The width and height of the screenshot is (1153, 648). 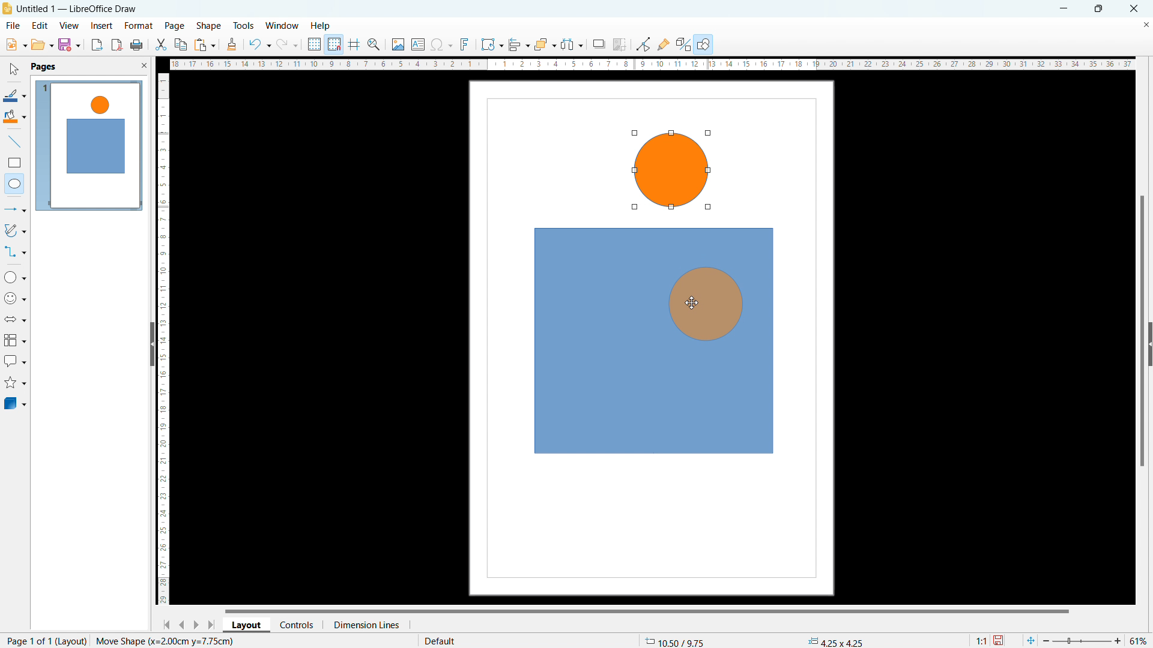 What do you see at coordinates (620, 44) in the screenshot?
I see `crop` at bounding box center [620, 44].